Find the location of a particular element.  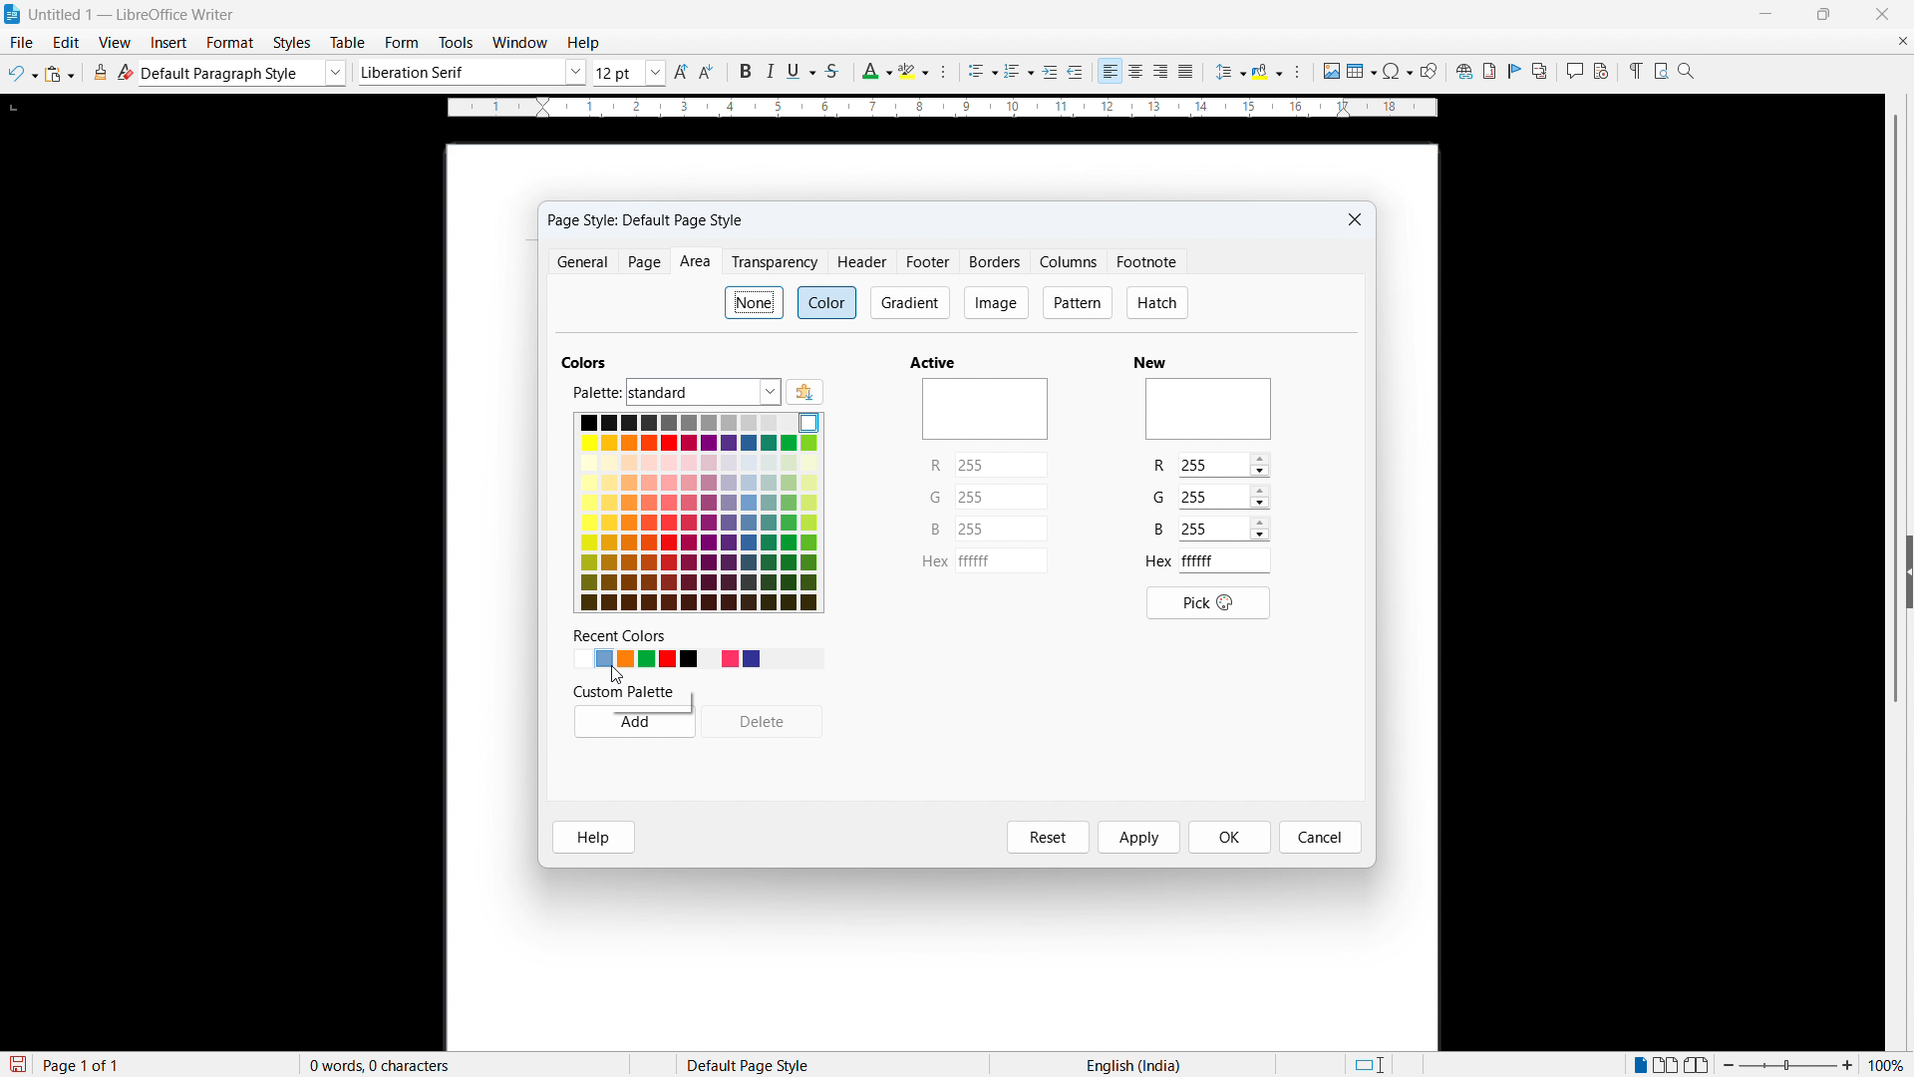

Increase font size  is located at coordinates (682, 72).